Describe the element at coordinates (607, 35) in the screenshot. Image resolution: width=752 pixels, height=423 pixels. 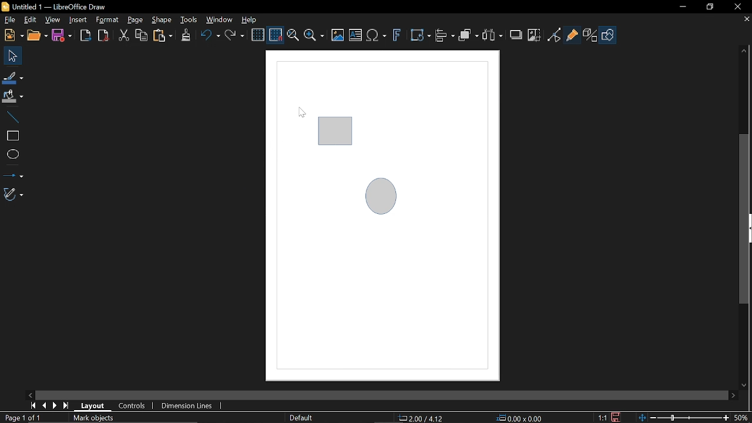
I see `Shapes` at that location.